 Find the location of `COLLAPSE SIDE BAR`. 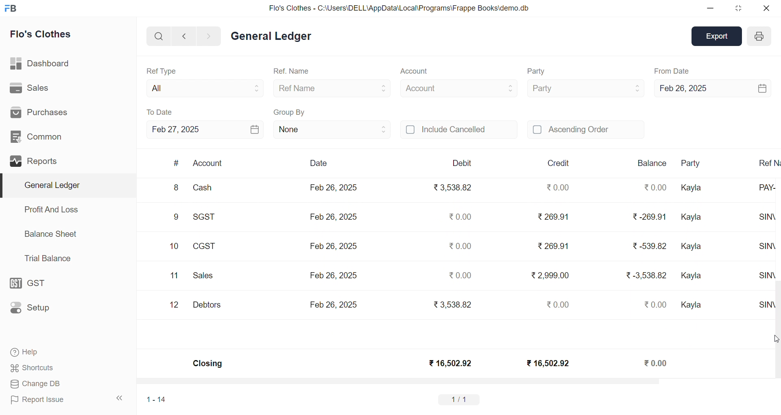

COLLAPSE SIDE BAR is located at coordinates (120, 398).